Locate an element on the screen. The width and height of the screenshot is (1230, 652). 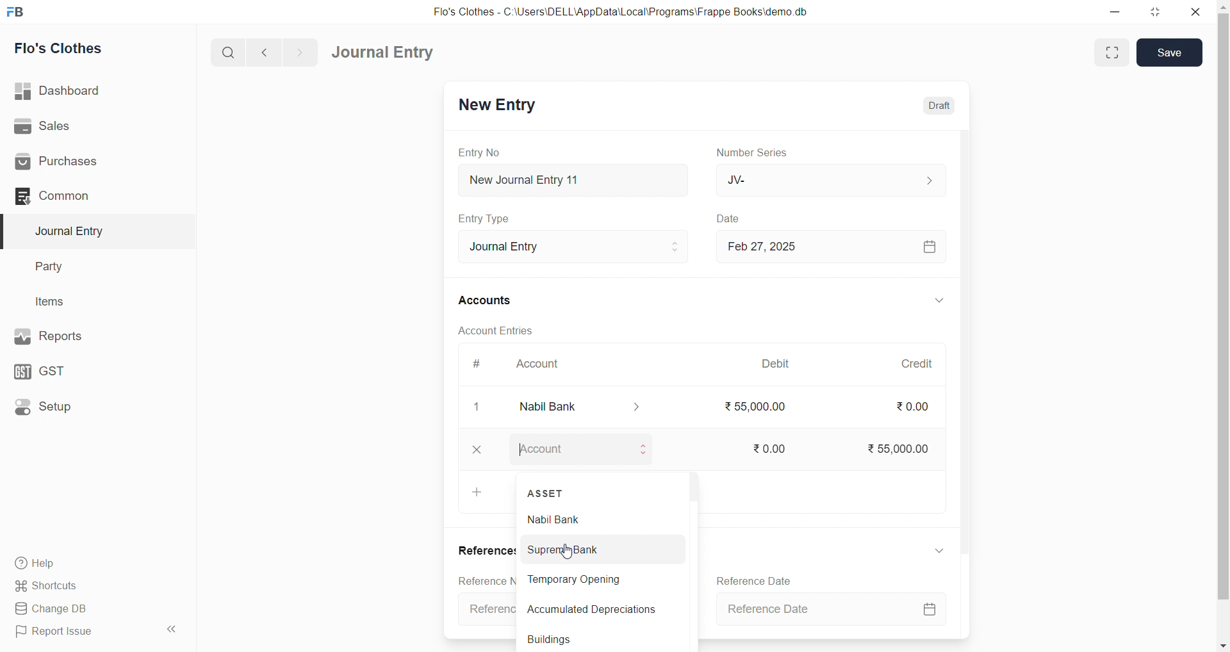
References is located at coordinates (488, 549).